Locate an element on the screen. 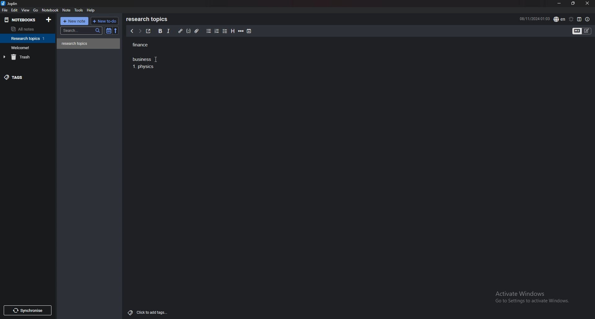 This screenshot has height=319, width=595. resize is located at coordinates (573, 3).